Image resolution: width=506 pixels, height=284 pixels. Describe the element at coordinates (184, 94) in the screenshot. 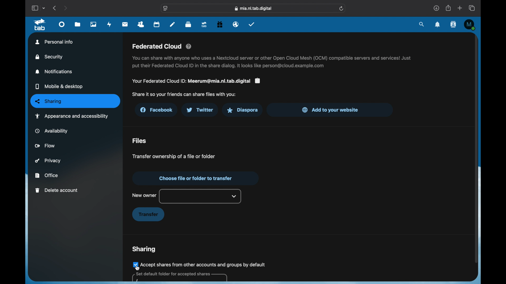

I see `info` at that location.